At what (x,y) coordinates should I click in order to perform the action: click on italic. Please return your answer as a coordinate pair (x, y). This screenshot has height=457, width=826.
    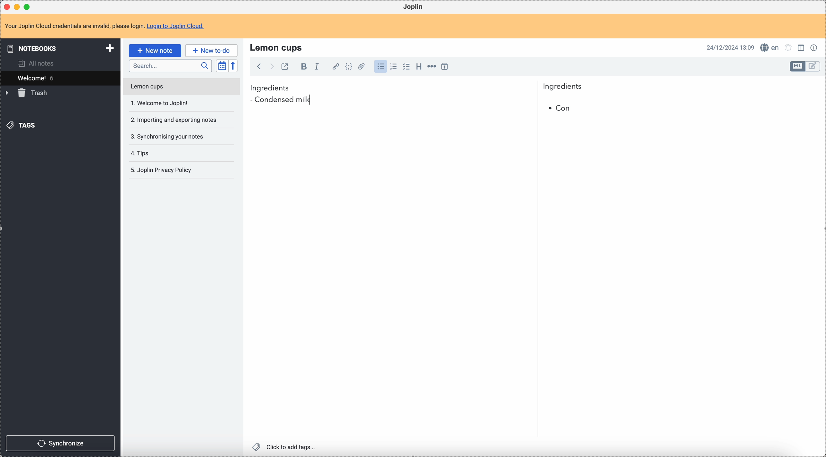
    Looking at the image, I should click on (316, 66).